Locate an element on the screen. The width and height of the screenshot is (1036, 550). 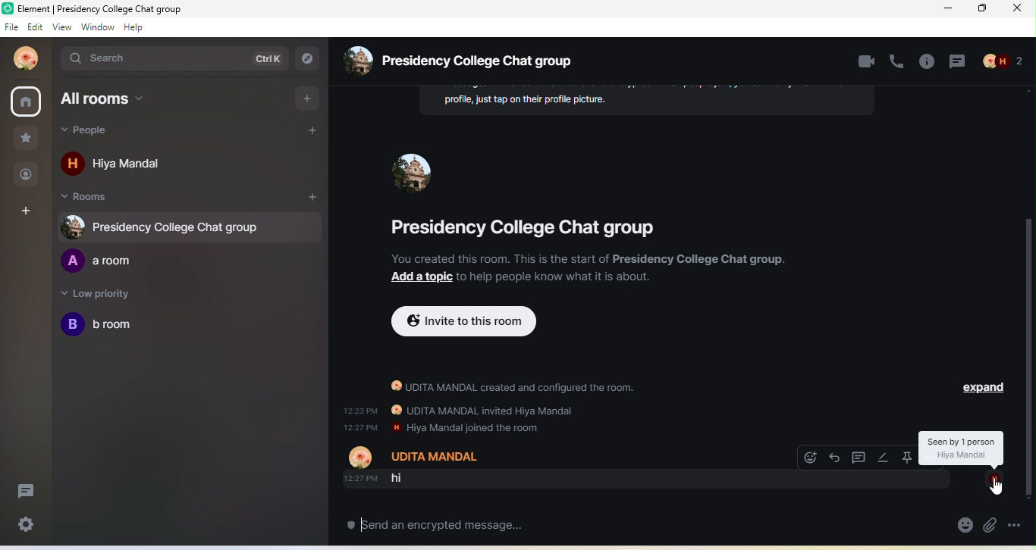
add is located at coordinates (309, 98).